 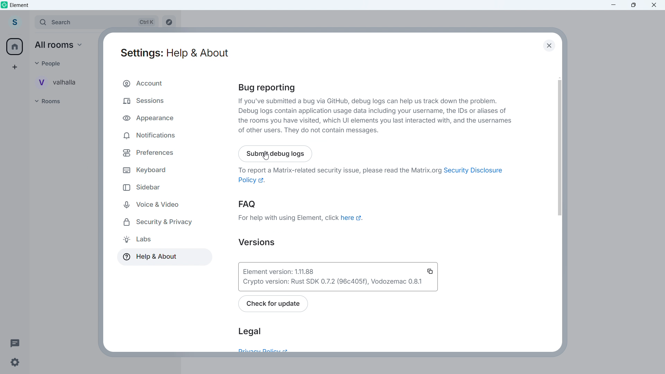 What do you see at coordinates (149, 257) in the screenshot?
I see `Help and about ` at bounding box center [149, 257].